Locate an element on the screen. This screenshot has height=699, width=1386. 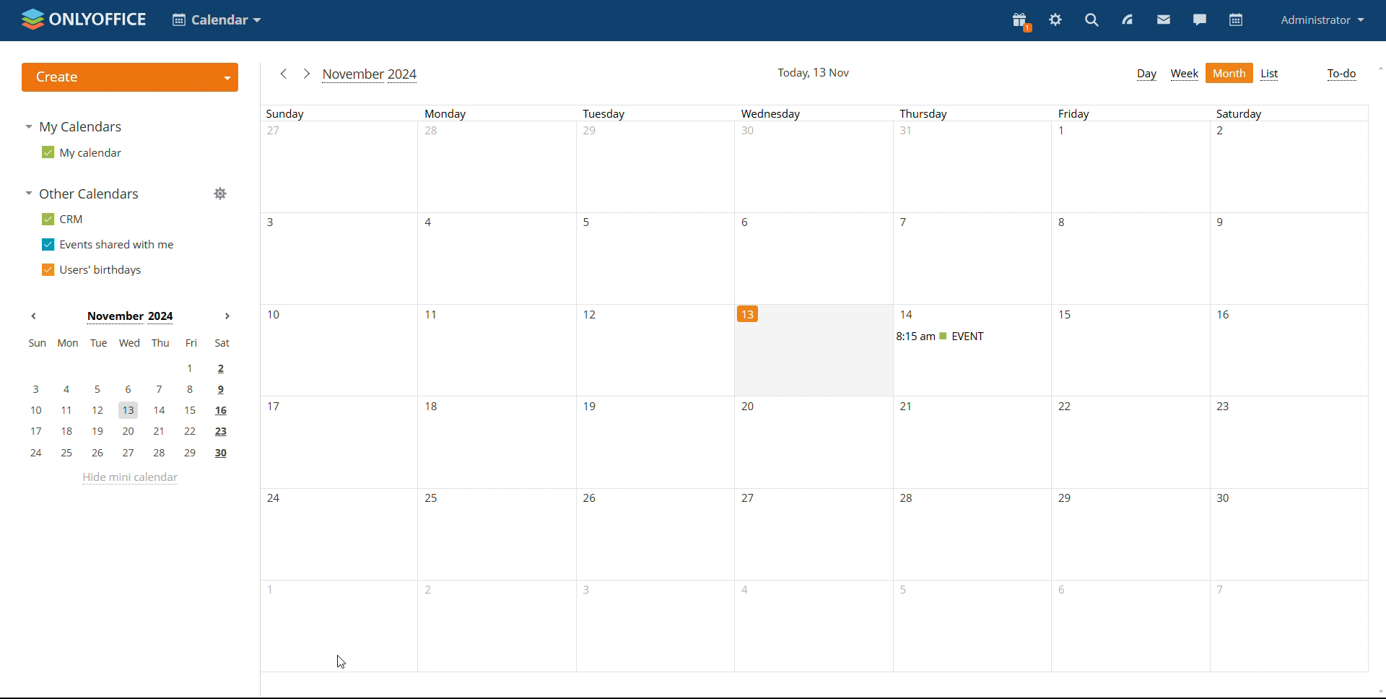
present is located at coordinates (1020, 22).